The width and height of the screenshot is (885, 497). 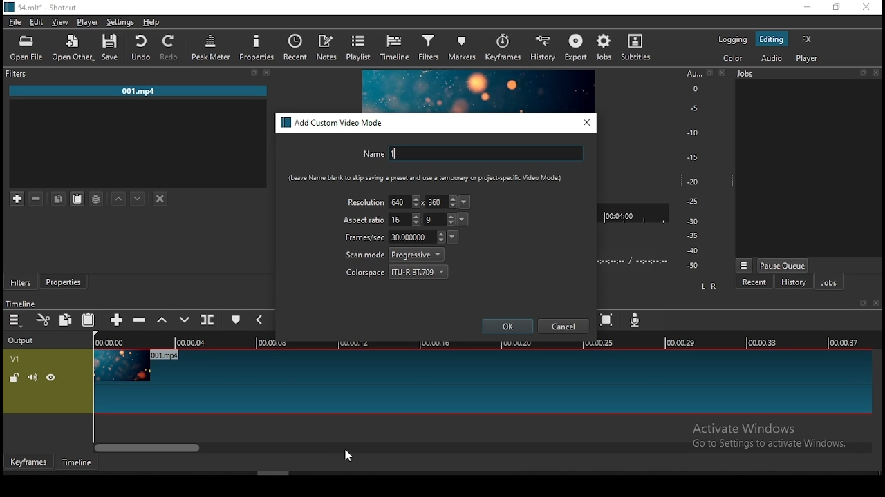 What do you see at coordinates (356, 342) in the screenshot?
I see `00:00:12` at bounding box center [356, 342].